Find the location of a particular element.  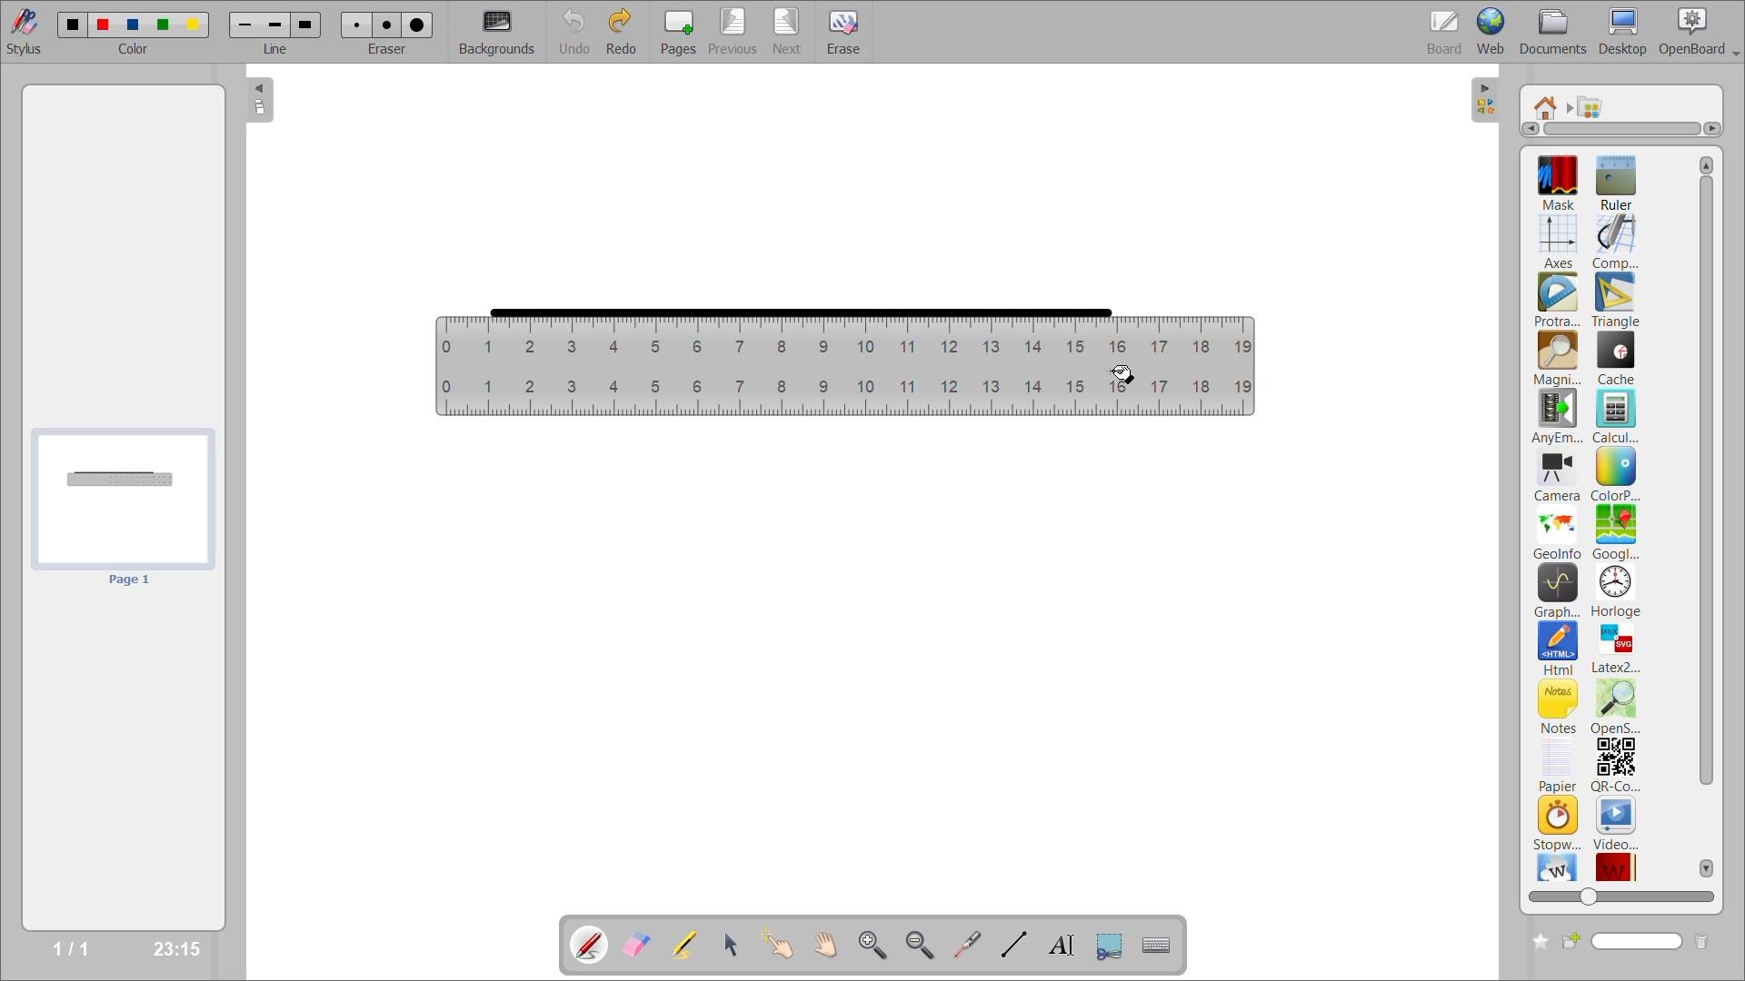

collapse is located at coordinates (261, 102).